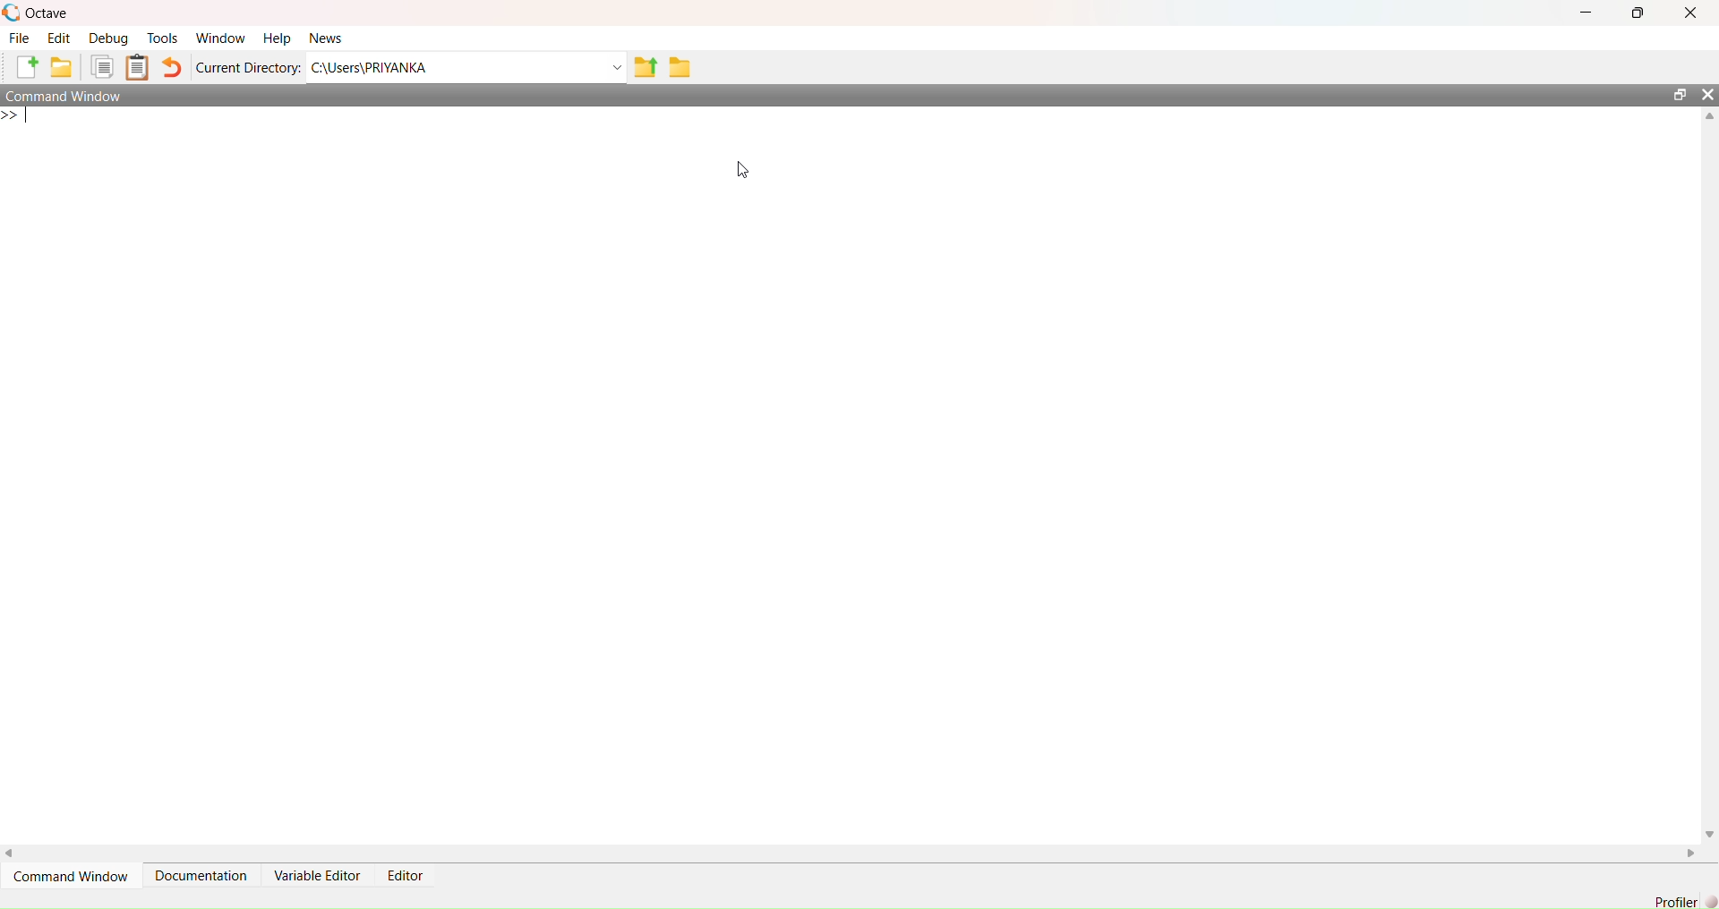  Describe the element at coordinates (325, 37) in the screenshot. I see `News` at that location.